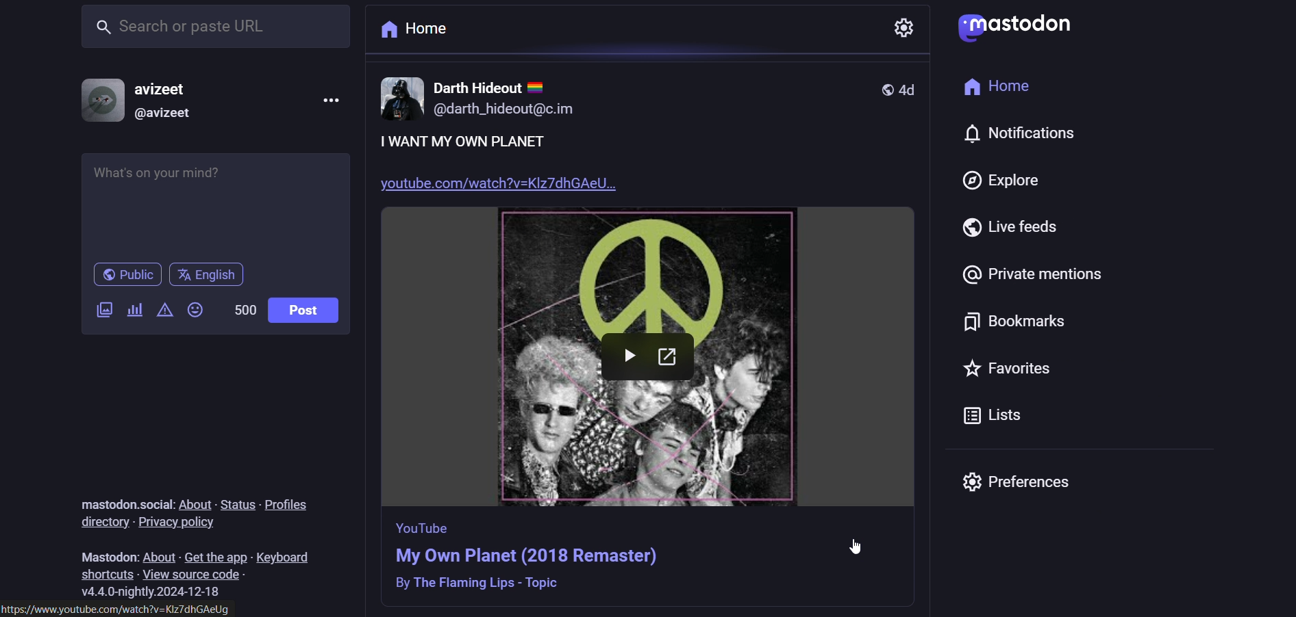  I want to click on bookmarks, so click(1012, 323).